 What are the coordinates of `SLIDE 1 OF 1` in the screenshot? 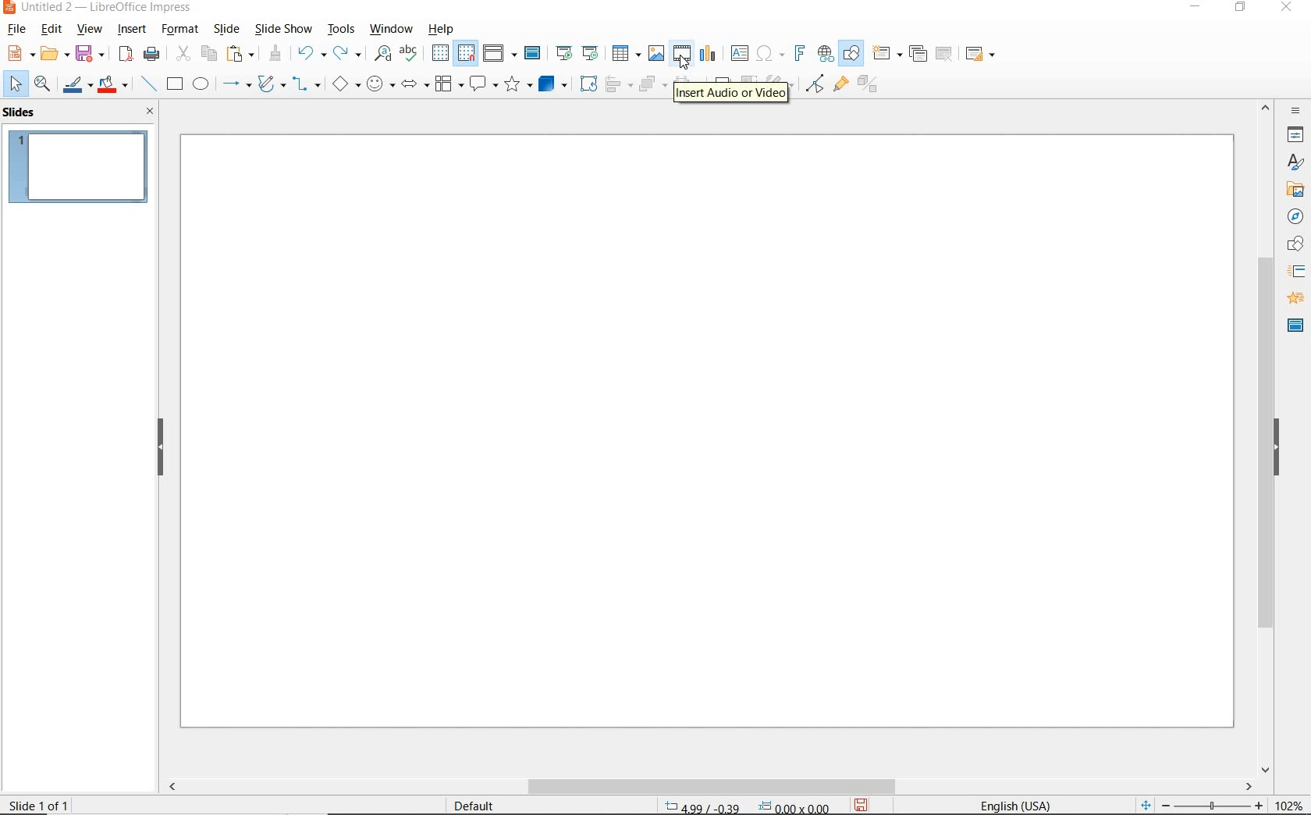 It's located at (42, 804).